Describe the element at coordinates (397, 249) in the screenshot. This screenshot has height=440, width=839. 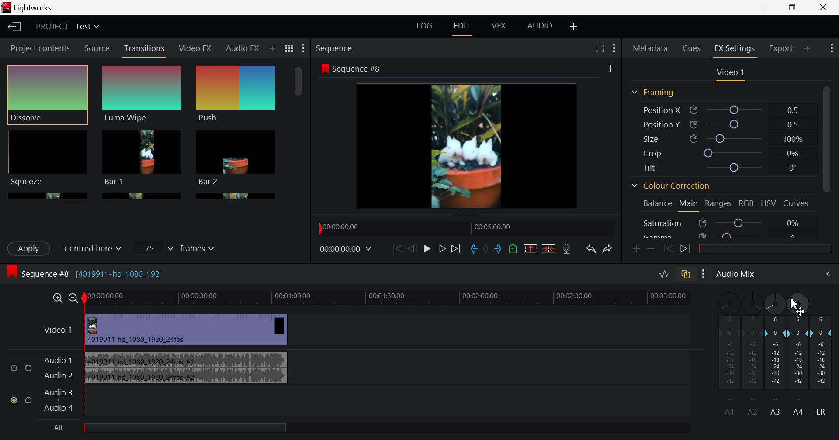
I see `To start` at that location.